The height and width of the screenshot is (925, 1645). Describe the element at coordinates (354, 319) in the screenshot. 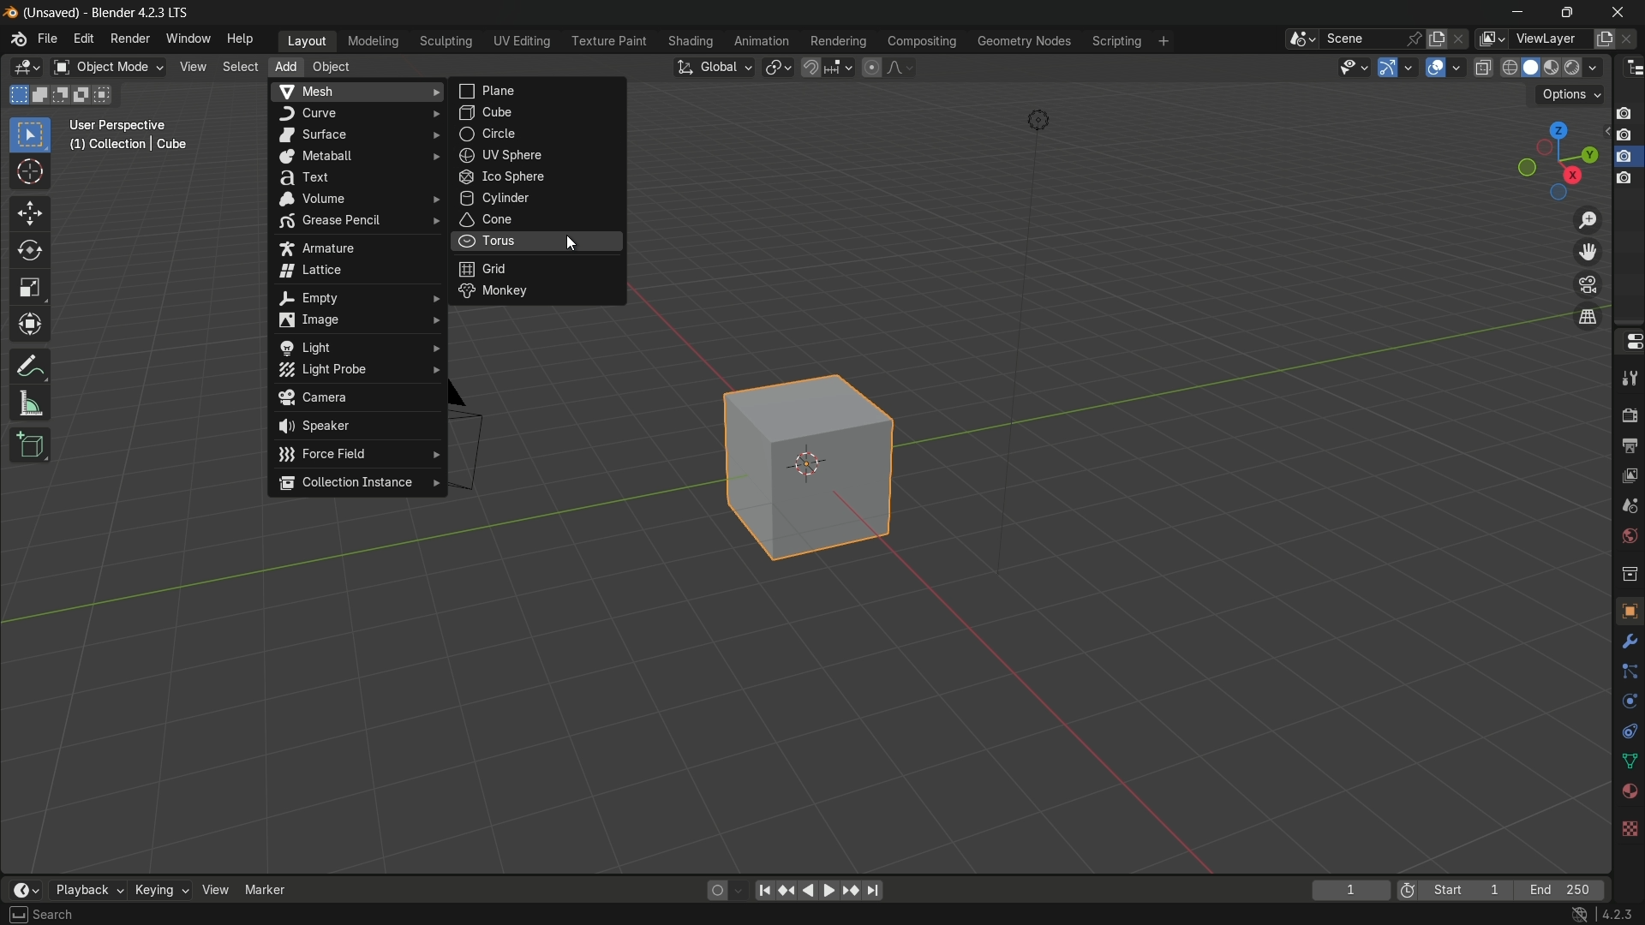

I see `image` at that location.